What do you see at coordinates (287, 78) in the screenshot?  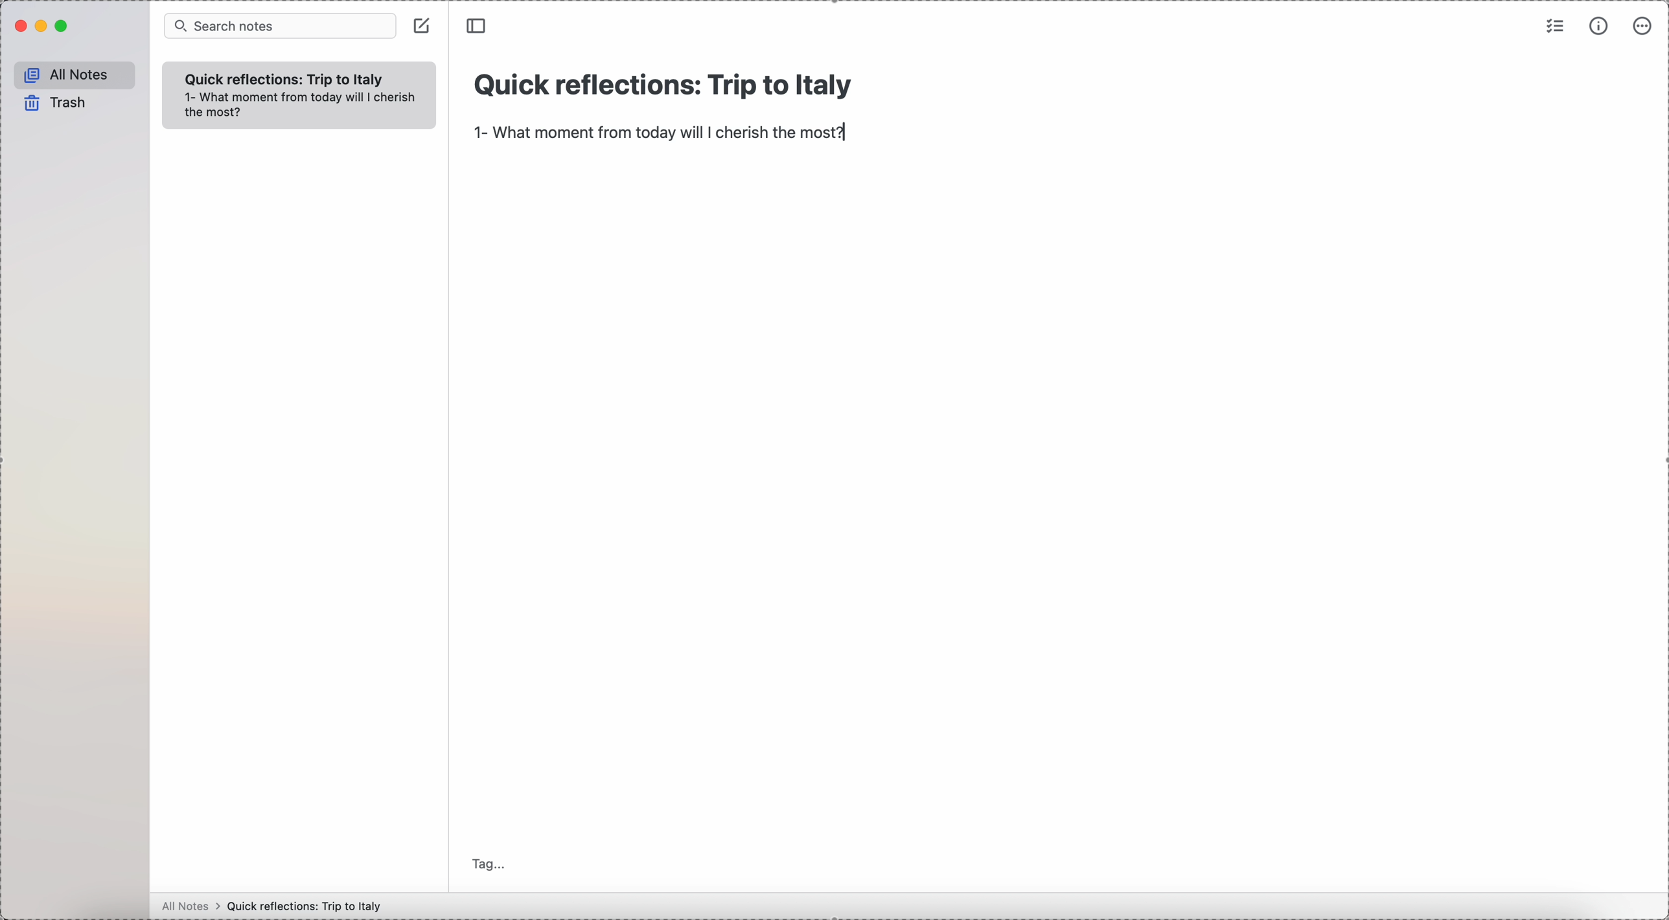 I see `quick refelection trip to italy` at bounding box center [287, 78].